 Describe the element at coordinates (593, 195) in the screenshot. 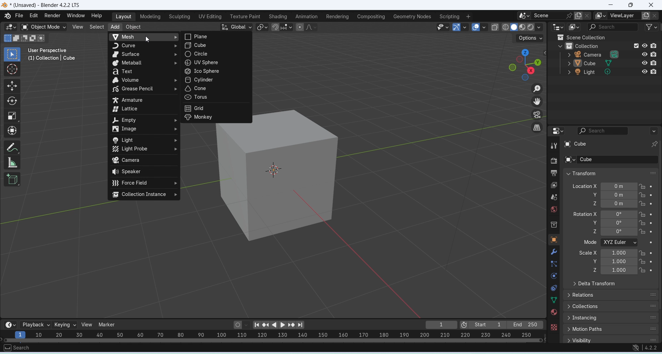

I see `Location Y` at that location.